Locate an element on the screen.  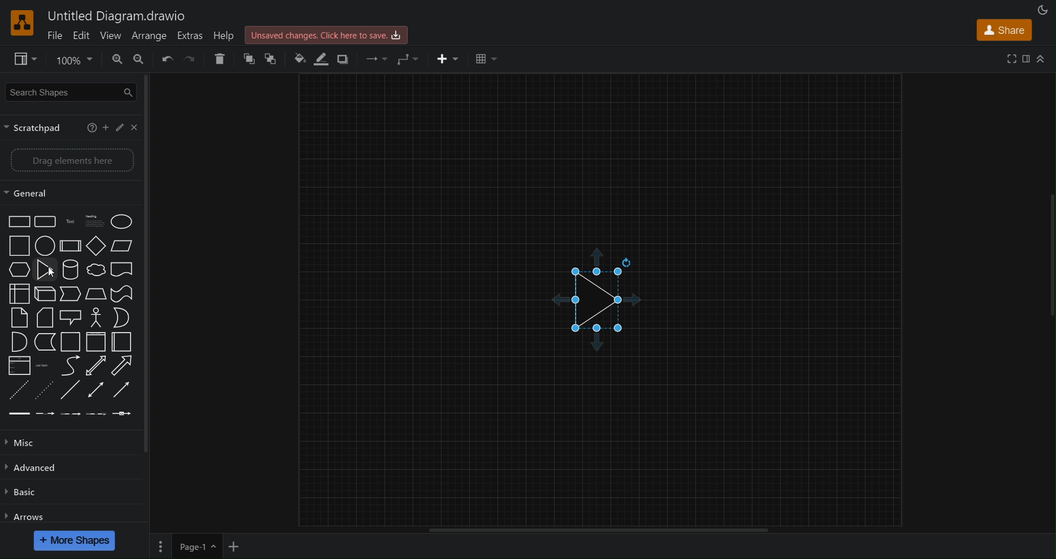
Add Page is located at coordinates (236, 546).